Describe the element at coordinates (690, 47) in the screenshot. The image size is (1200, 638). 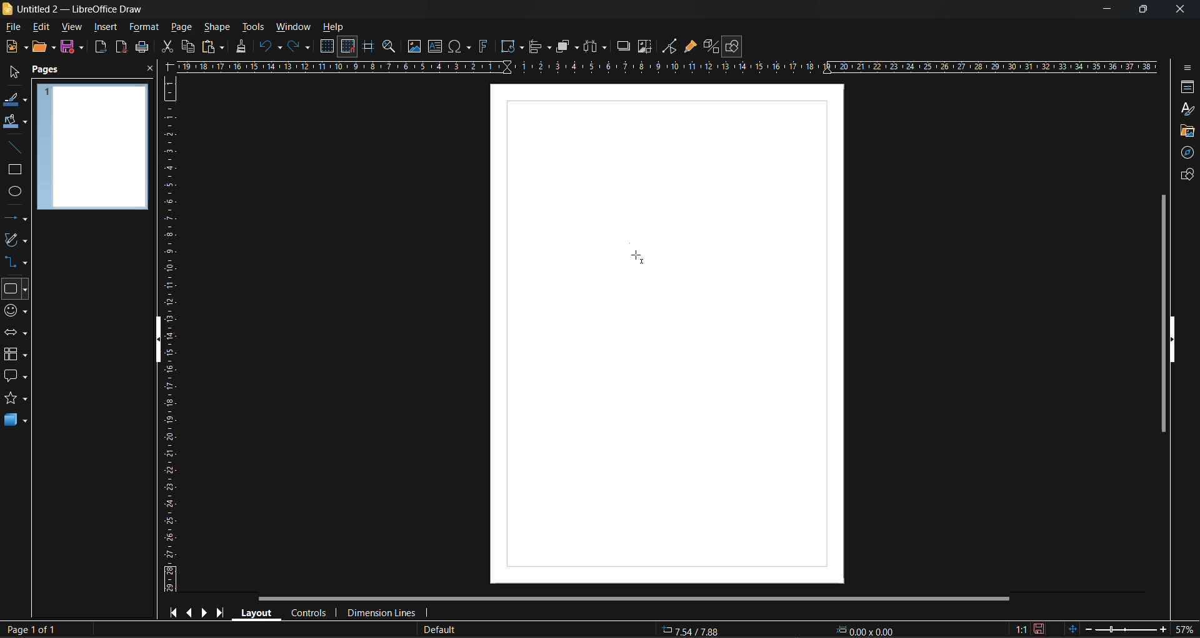
I see `show gluepoint functions` at that location.